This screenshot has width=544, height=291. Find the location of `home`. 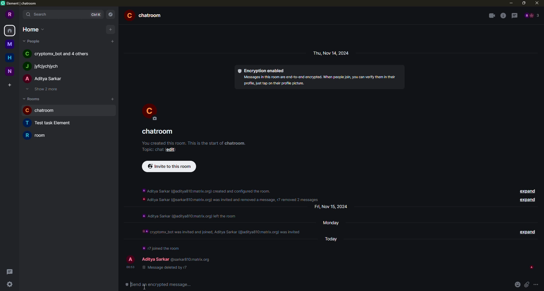

home is located at coordinates (10, 30).